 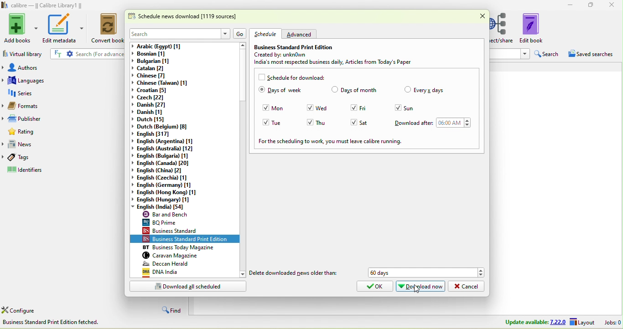 I want to click on arabic (egypt) [1], so click(x=183, y=46).